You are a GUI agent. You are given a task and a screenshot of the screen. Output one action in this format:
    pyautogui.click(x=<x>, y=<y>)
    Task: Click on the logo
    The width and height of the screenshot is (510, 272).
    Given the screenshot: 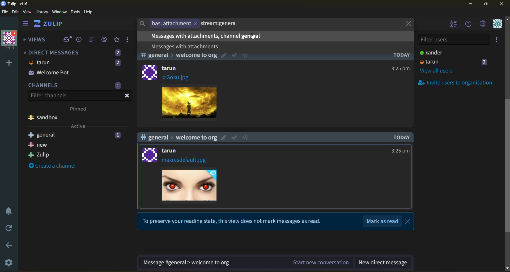 What is the action you would take?
    pyautogui.click(x=148, y=154)
    